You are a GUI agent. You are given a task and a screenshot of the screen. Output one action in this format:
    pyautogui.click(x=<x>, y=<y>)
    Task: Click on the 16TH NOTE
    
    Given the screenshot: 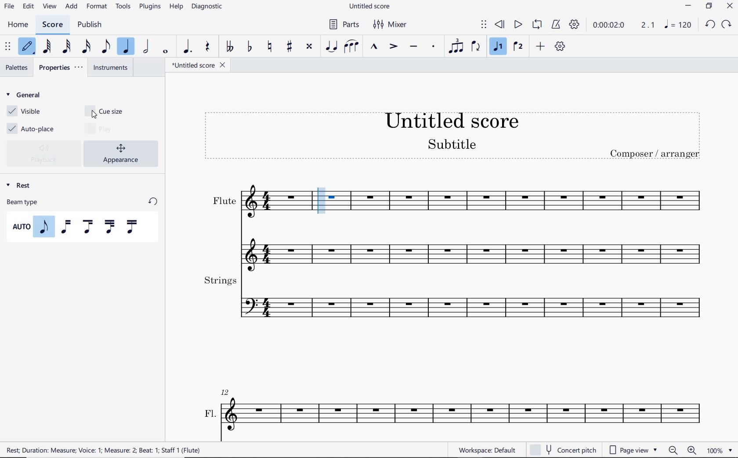 What is the action you would take?
    pyautogui.click(x=86, y=47)
    